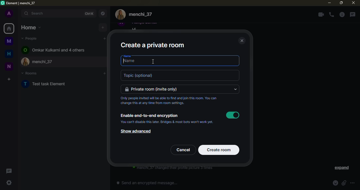  What do you see at coordinates (9, 13) in the screenshot?
I see `profile initial` at bounding box center [9, 13].